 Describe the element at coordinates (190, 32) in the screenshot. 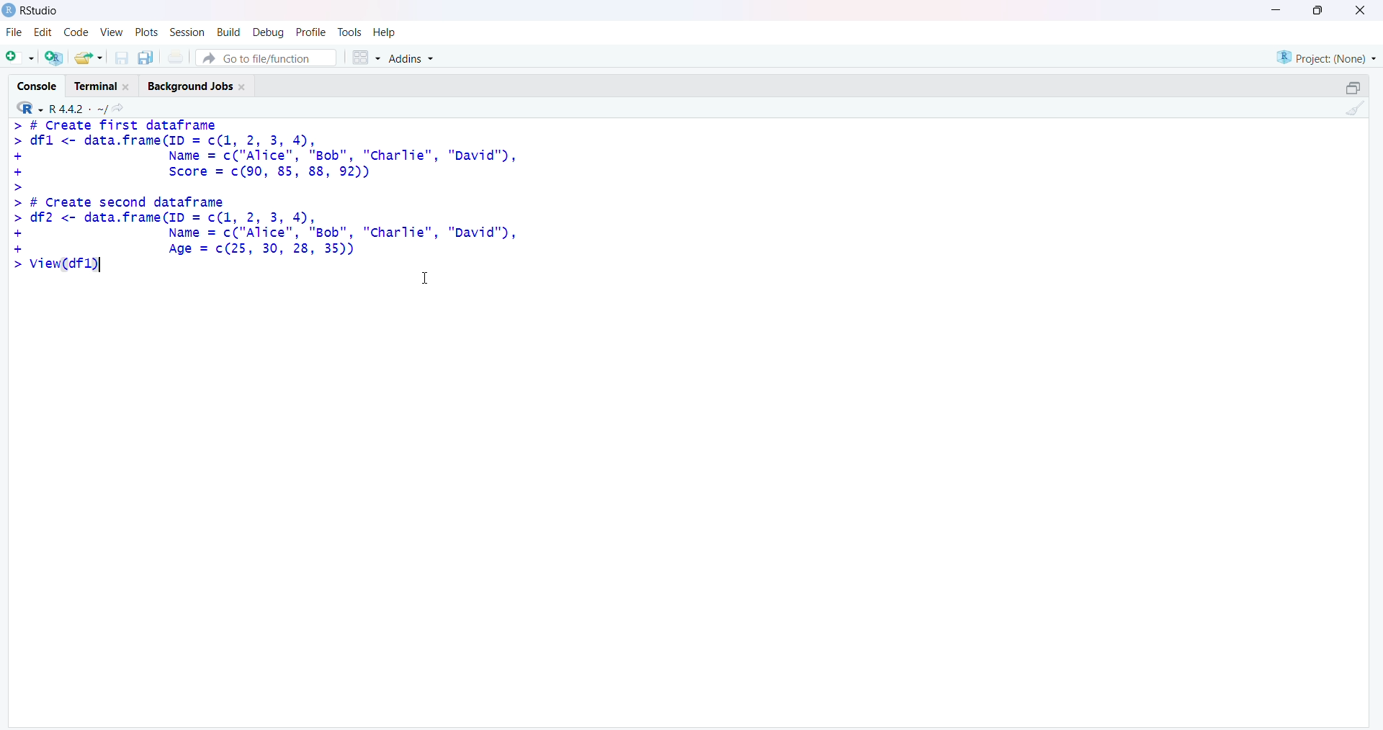

I see `session` at that location.